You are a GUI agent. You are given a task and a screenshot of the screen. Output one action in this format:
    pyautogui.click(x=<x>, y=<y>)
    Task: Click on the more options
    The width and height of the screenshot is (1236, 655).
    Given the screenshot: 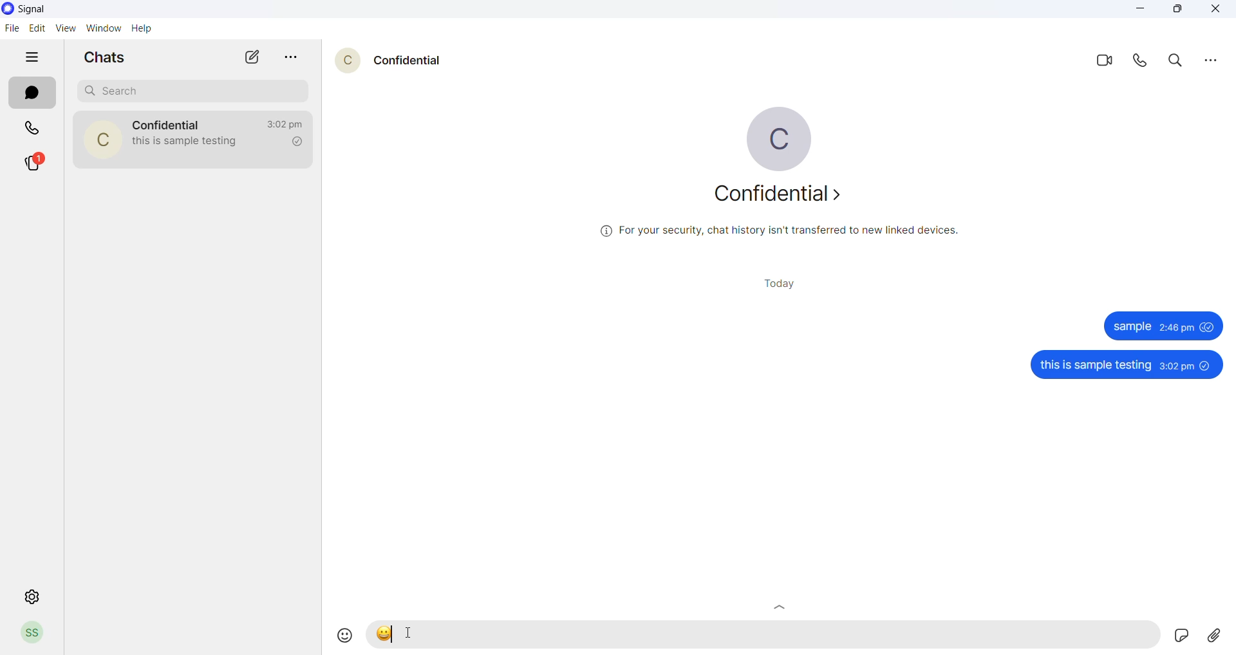 What is the action you would take?
    pyautogui.click(x=293, y=57)
    